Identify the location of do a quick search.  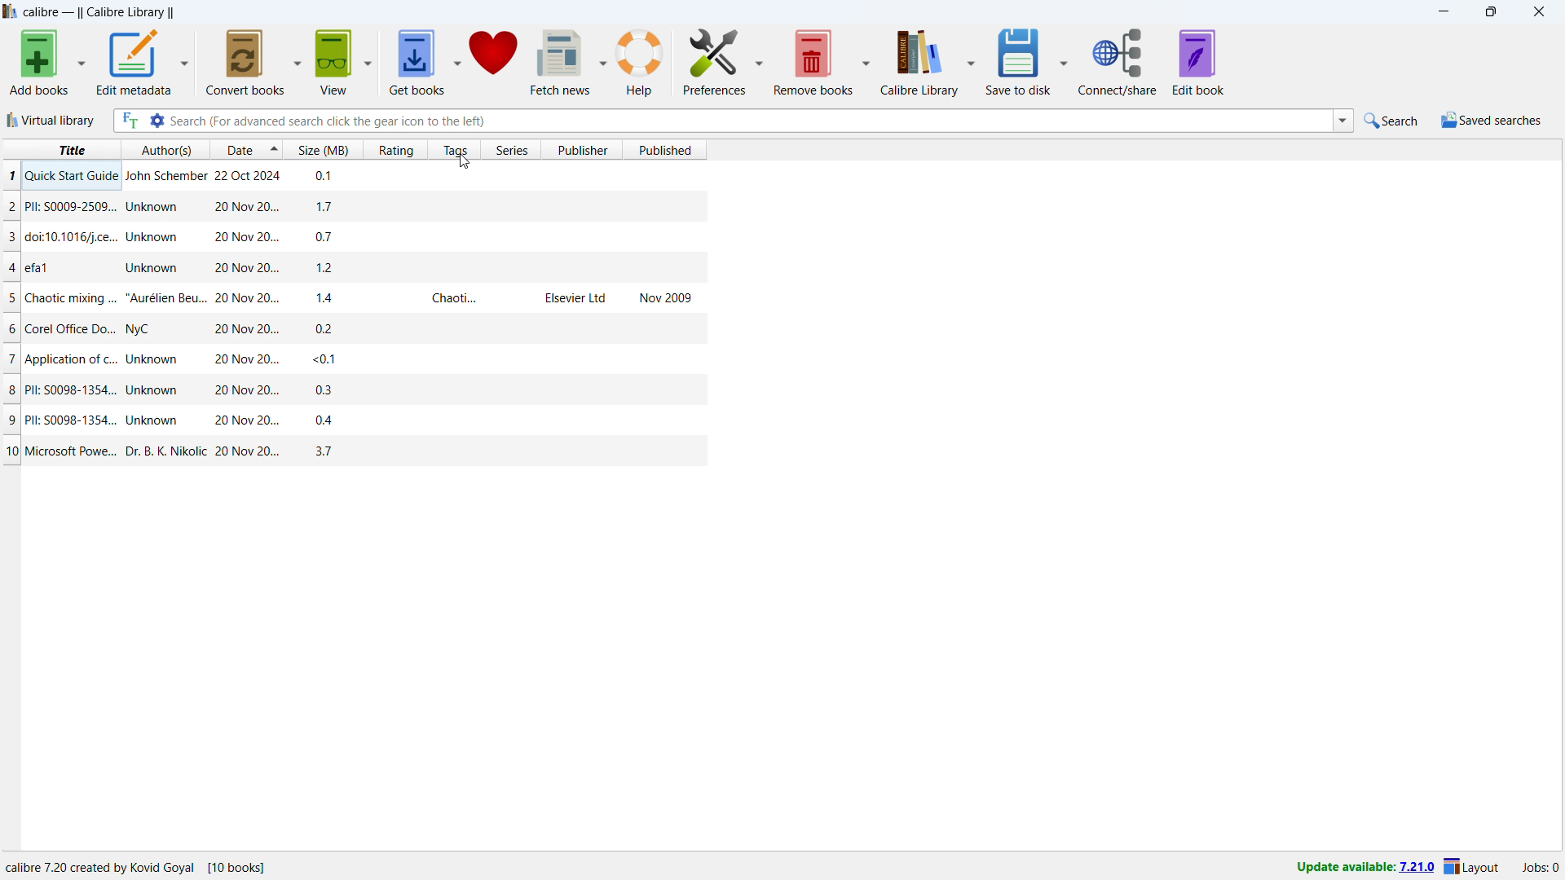
(1393, 121).